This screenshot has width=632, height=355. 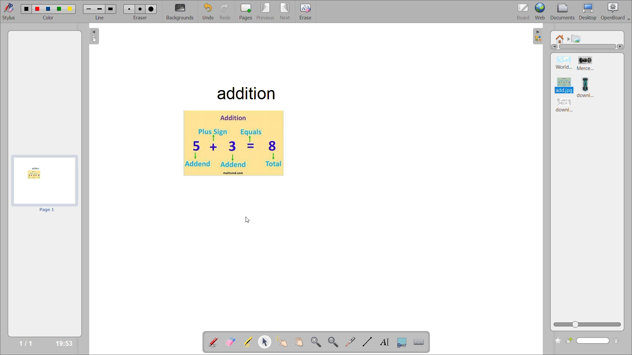 I want to click on annotate document, so click(x=213, y=343).